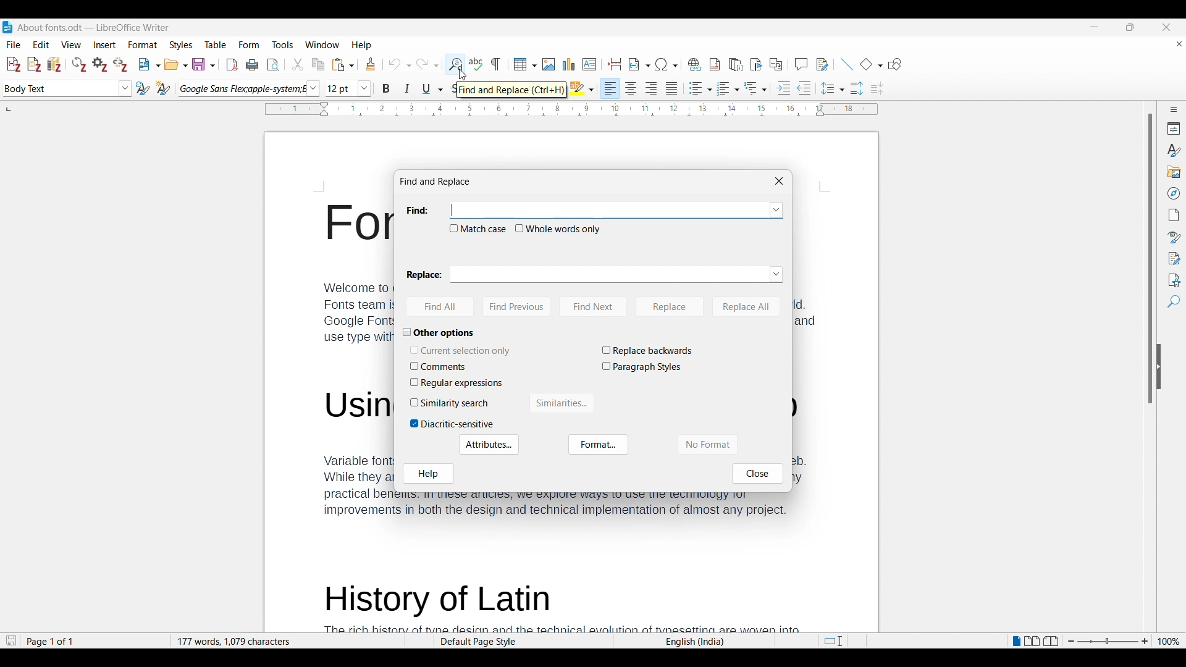  What do you see at coordinates (216, 44) in the screenshot?
I see `Table menu` at bounding box center [216, 44].